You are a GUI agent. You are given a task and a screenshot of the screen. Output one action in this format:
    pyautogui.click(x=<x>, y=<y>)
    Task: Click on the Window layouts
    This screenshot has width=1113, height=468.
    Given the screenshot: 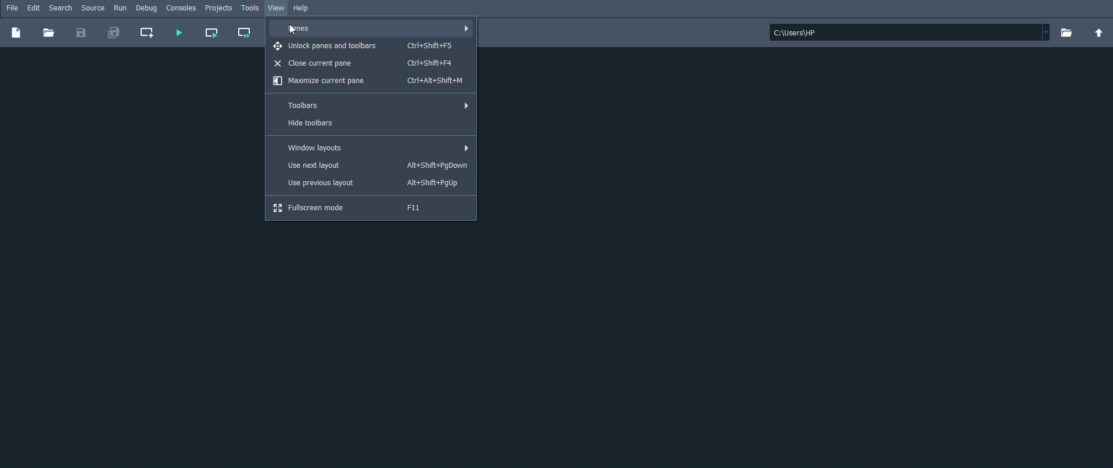 What is the action you would take?
    pyautogui.click(x=371, y=148)
    